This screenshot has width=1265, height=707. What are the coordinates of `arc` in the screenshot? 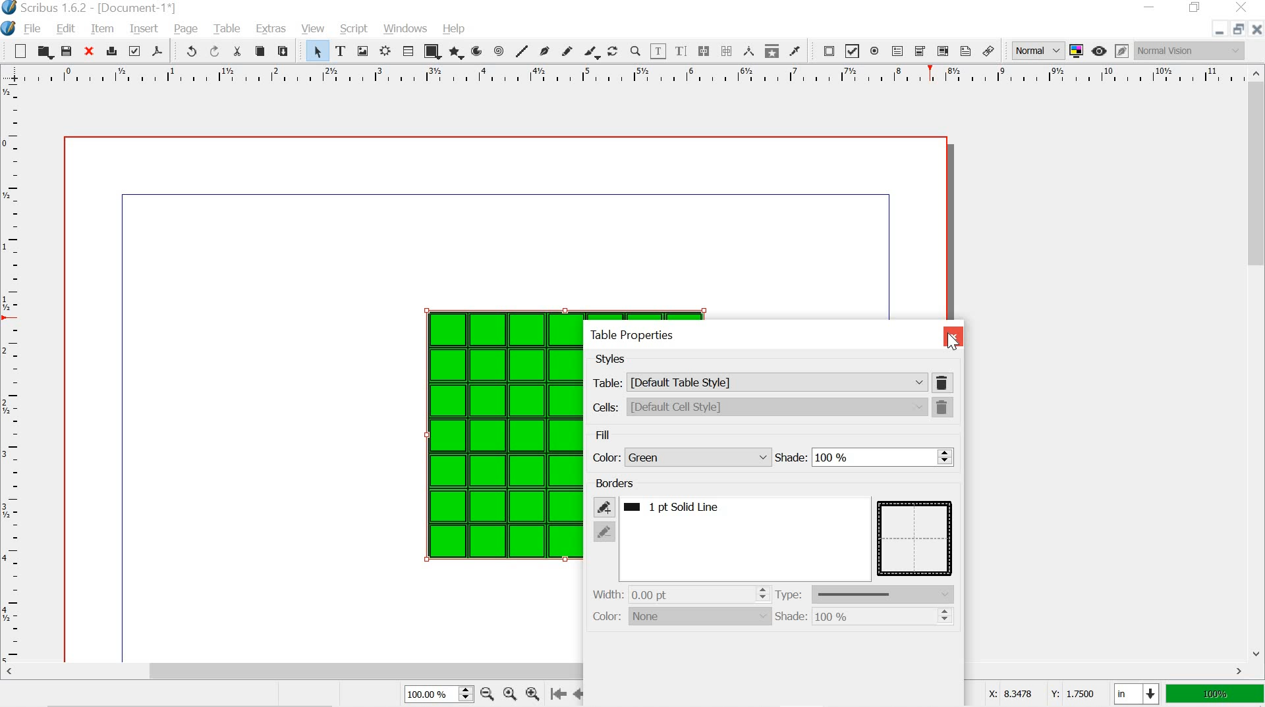 It's located at (475, 50).